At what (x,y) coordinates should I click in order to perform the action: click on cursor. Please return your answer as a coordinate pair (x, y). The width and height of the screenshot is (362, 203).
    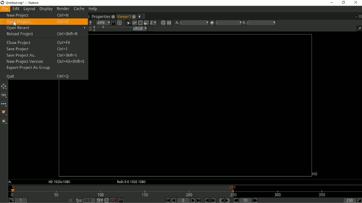
    Looking at the image, I should click on (16, 24).